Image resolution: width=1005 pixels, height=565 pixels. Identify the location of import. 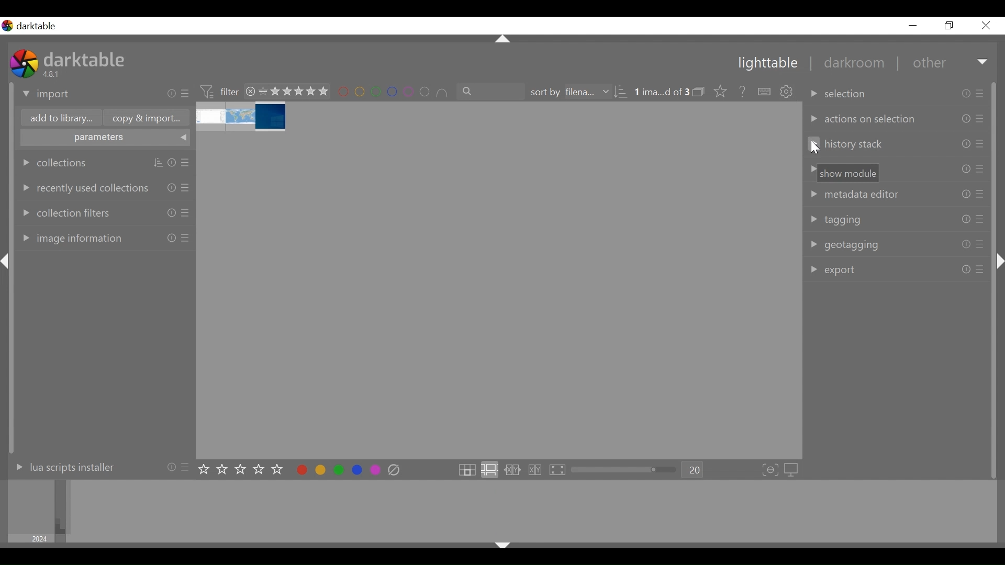
(47, 95).